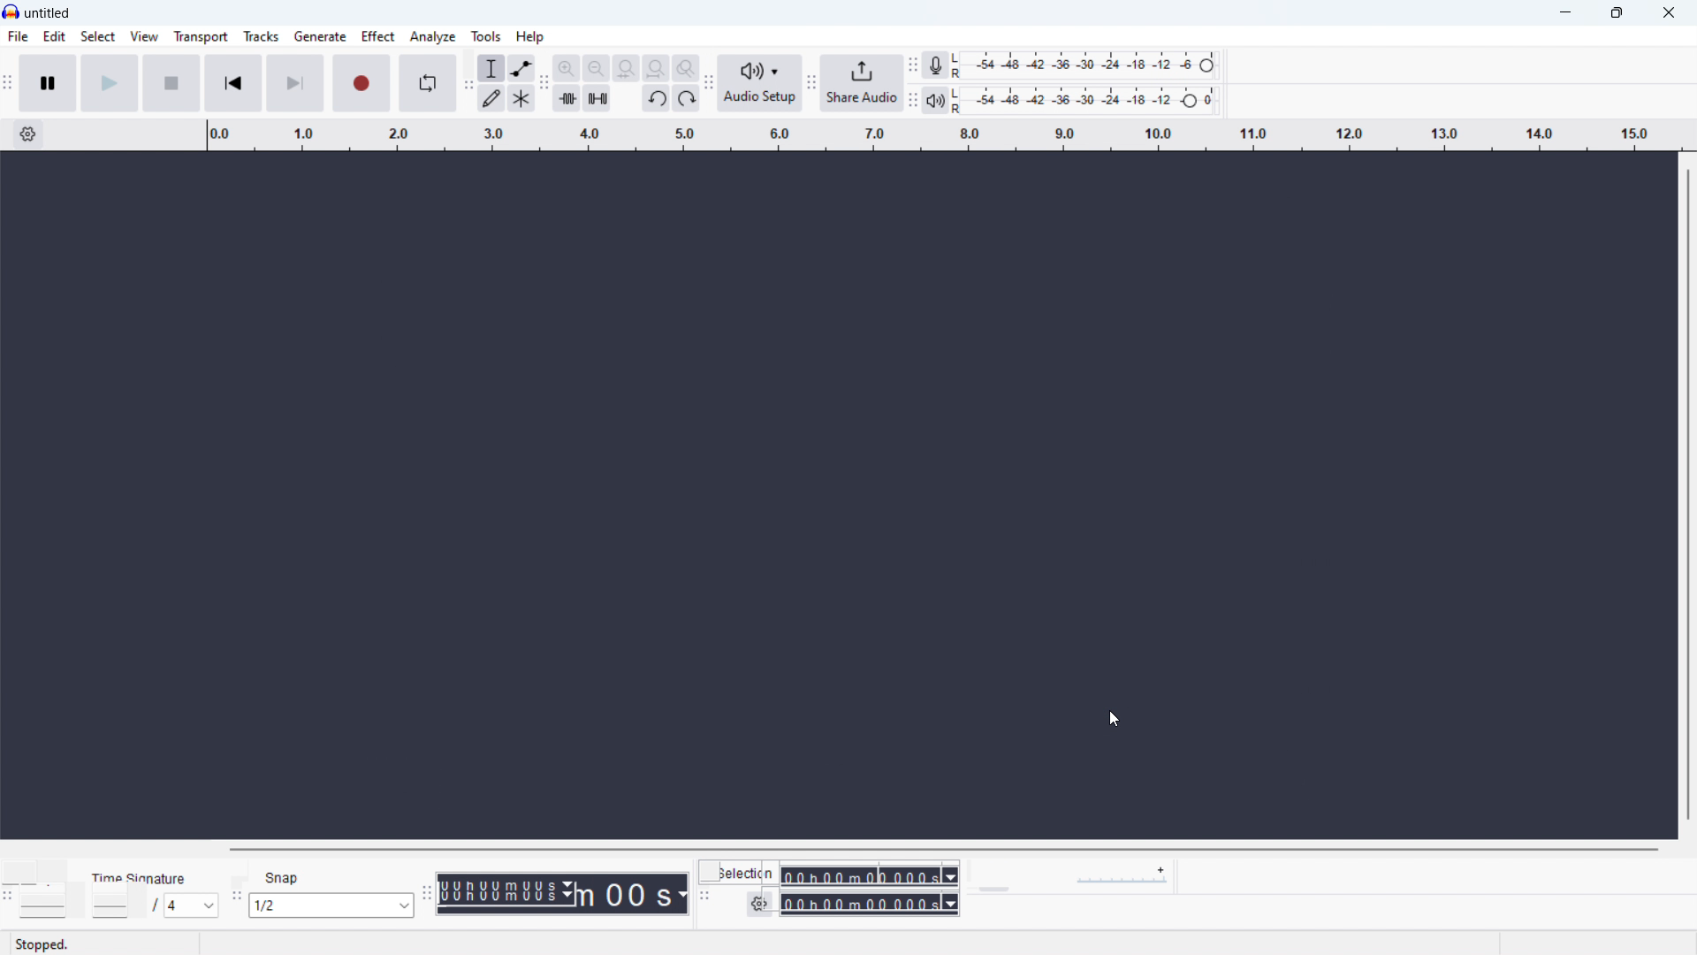 Image resolution: width=1697 pixels, height=955 pixels. I want to click on playback level, so click(1090, 100).